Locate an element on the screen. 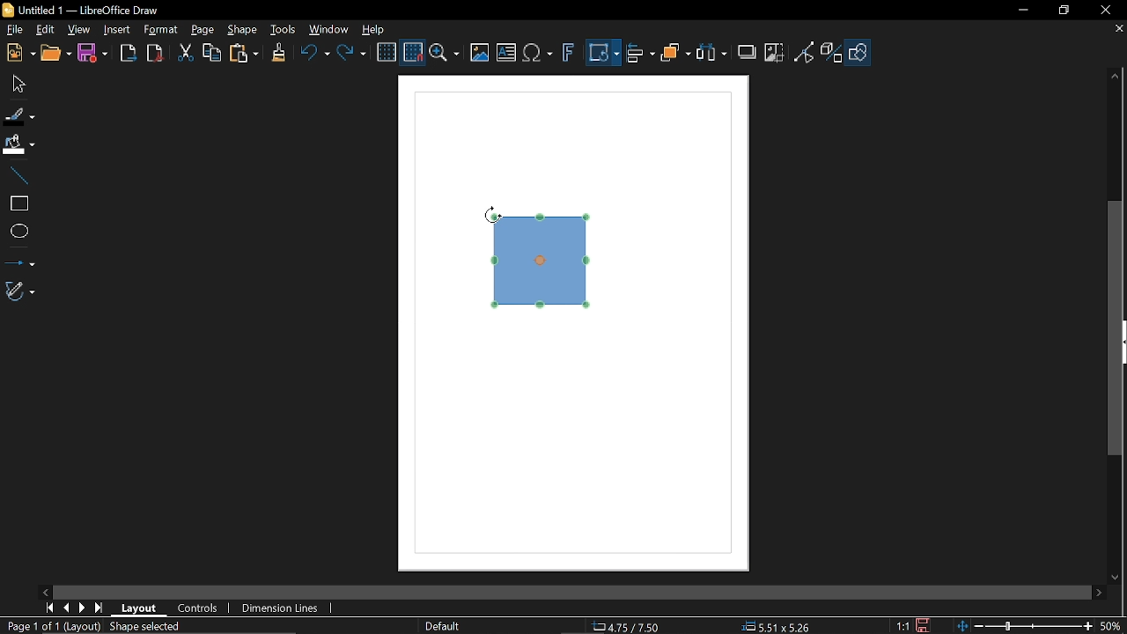  Toggle  is located at coordinates (805, 52).